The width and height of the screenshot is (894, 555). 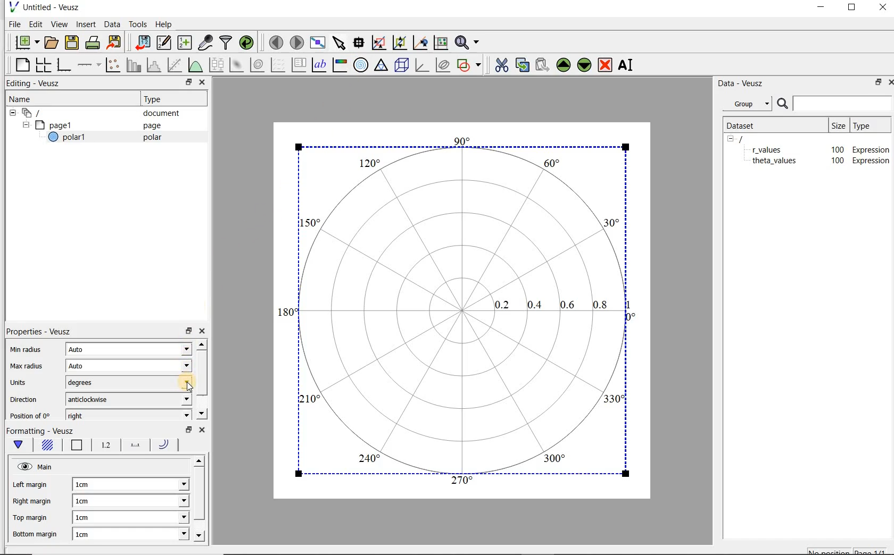 I want to click on Help, so click(x=165, y=24).